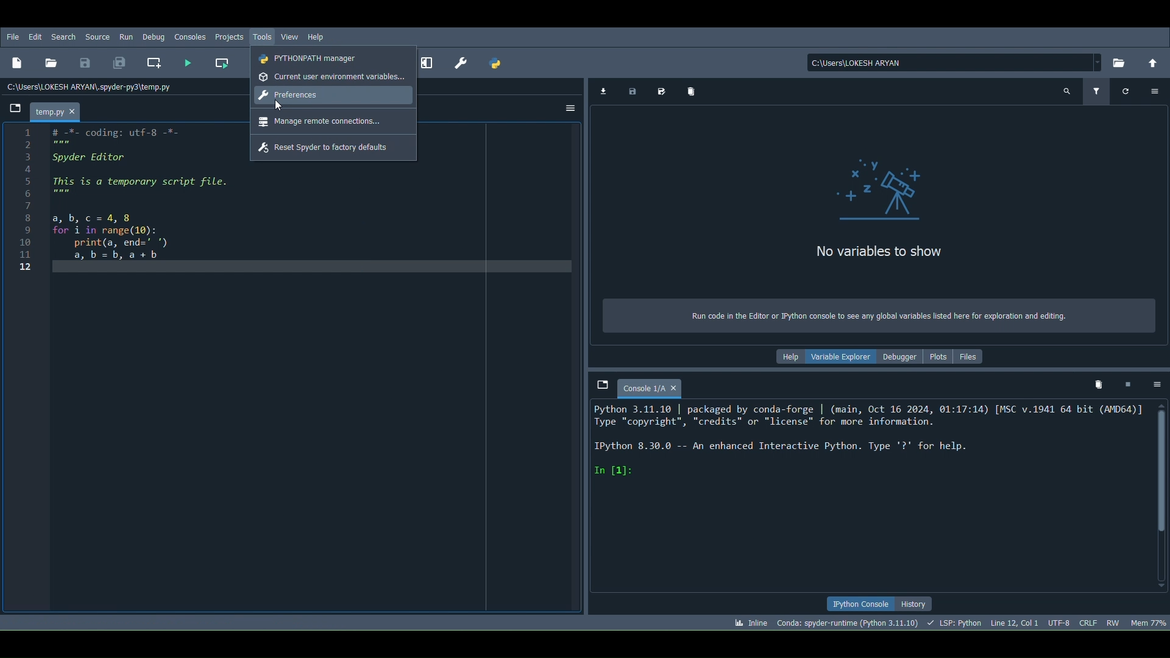 Image resolution: width=1170 pixels, height=658 pixels. What do you see at coordinates (601, 90) in the screenshot?
I see `Import data` at bounding box center [601, 90].